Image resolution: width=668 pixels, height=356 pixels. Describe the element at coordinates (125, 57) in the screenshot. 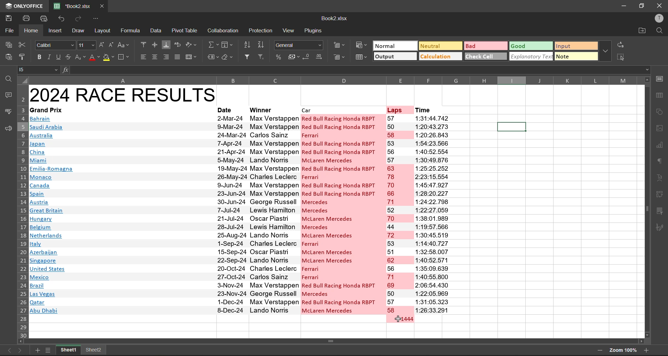

I see `borders` at that location.